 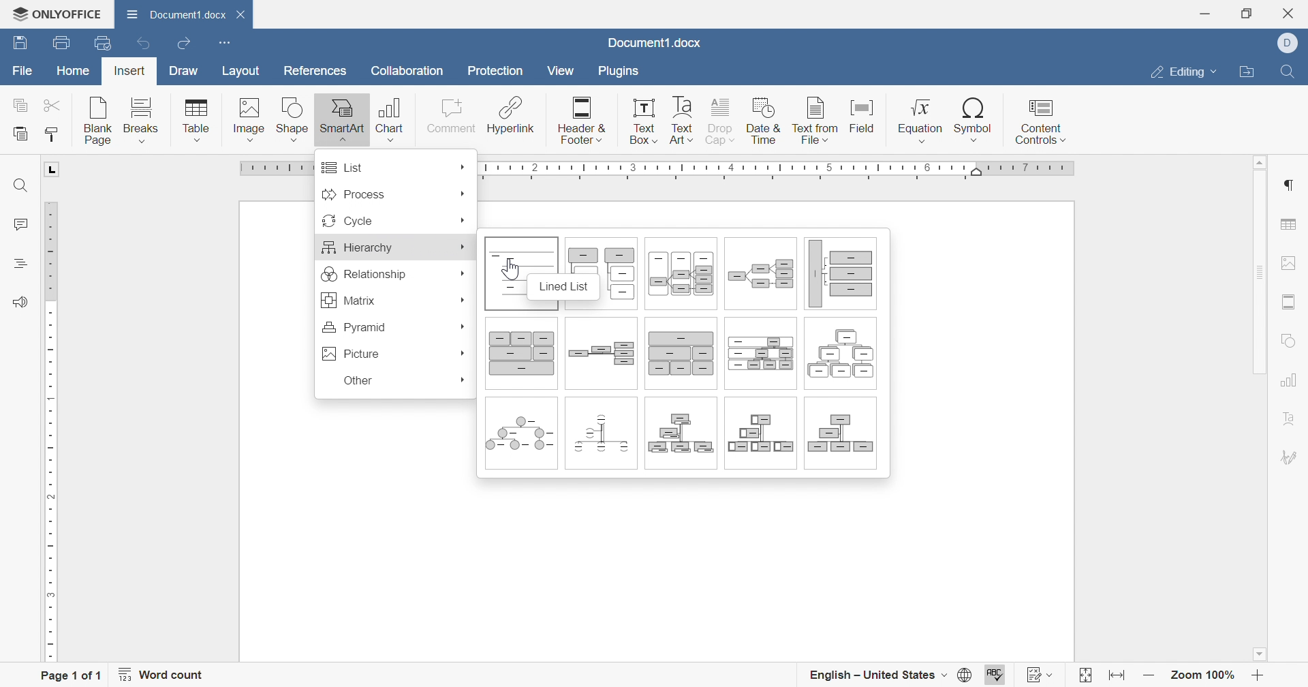 I want to click on Find, so click(x=1291, y=71).